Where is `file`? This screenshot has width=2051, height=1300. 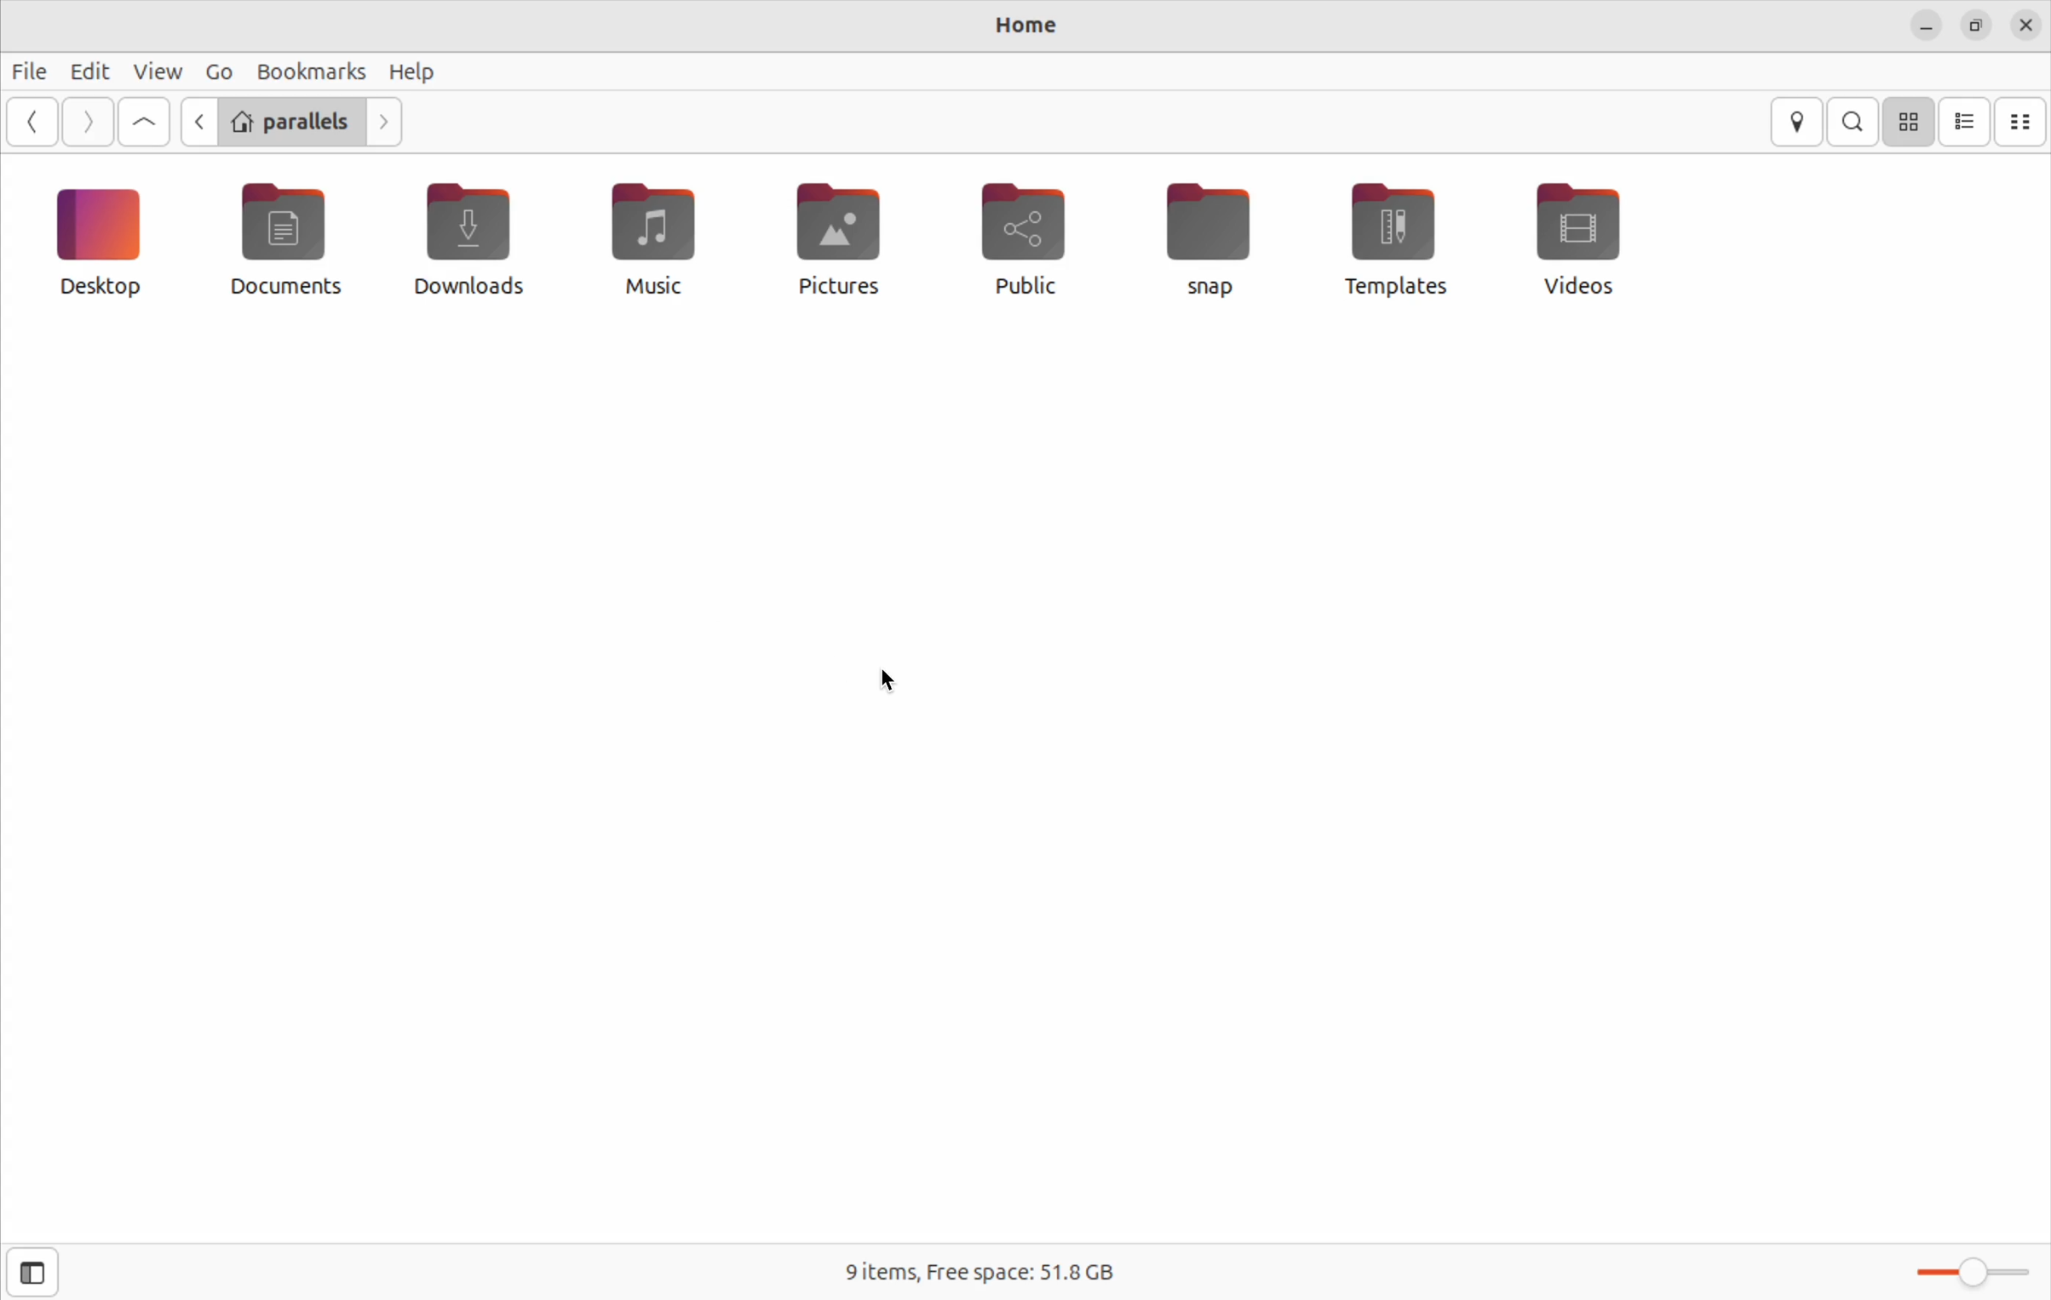 file is located at coordinates (25, 70).